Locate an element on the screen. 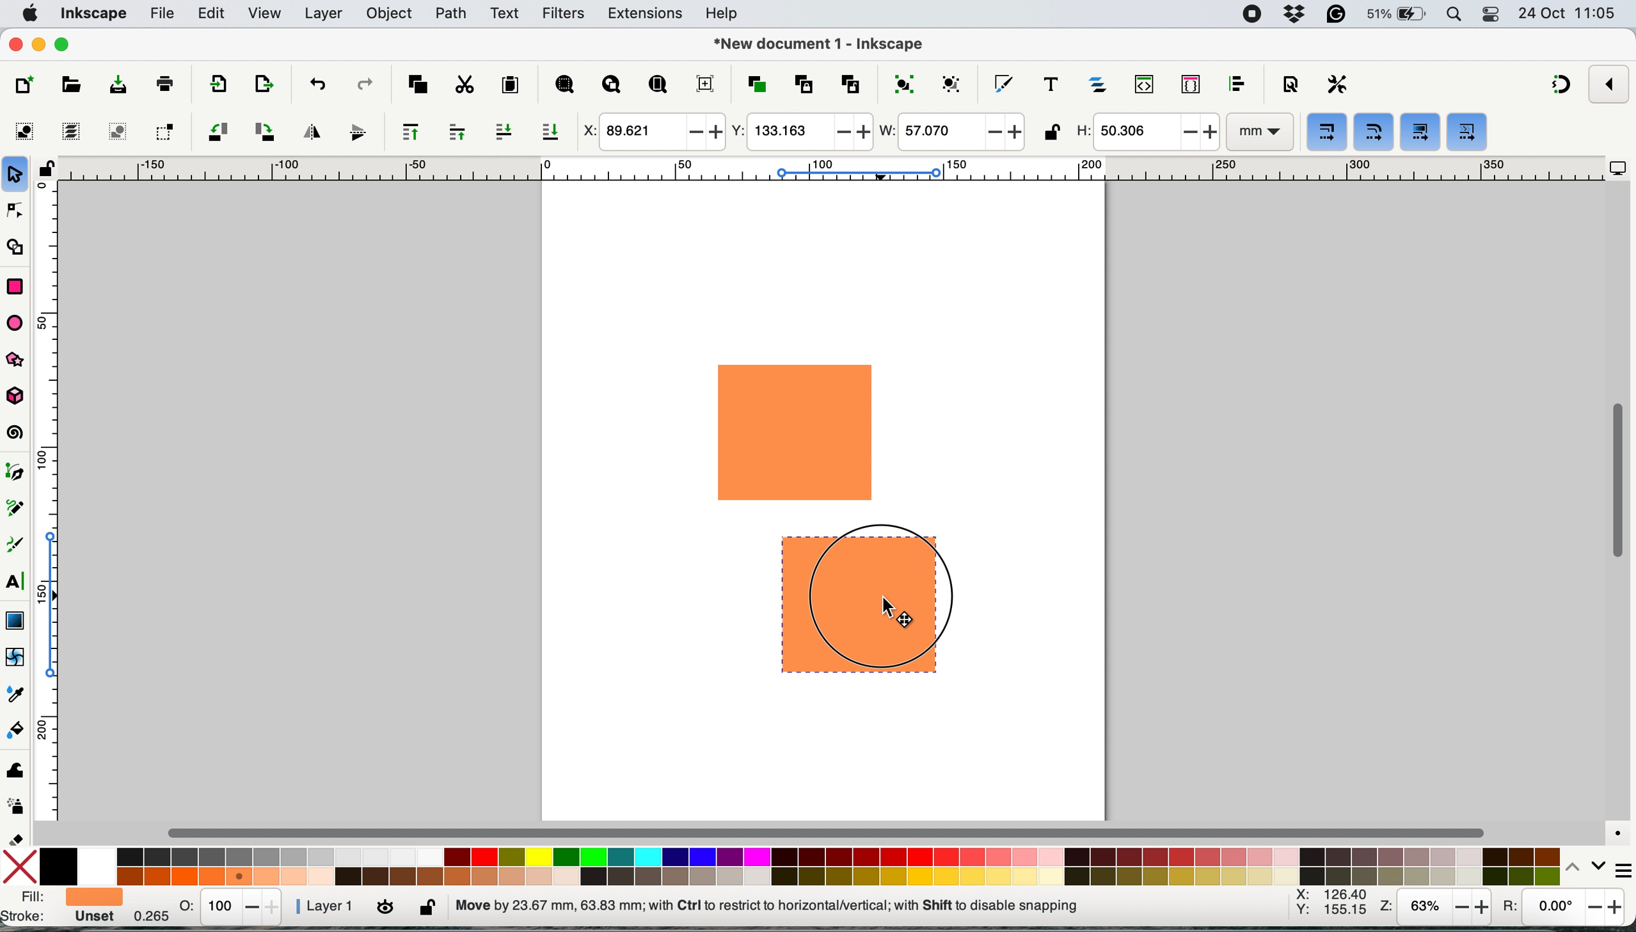 The width and height of the screenshot is (1636, 932). view is located at coordinates (266, 14).